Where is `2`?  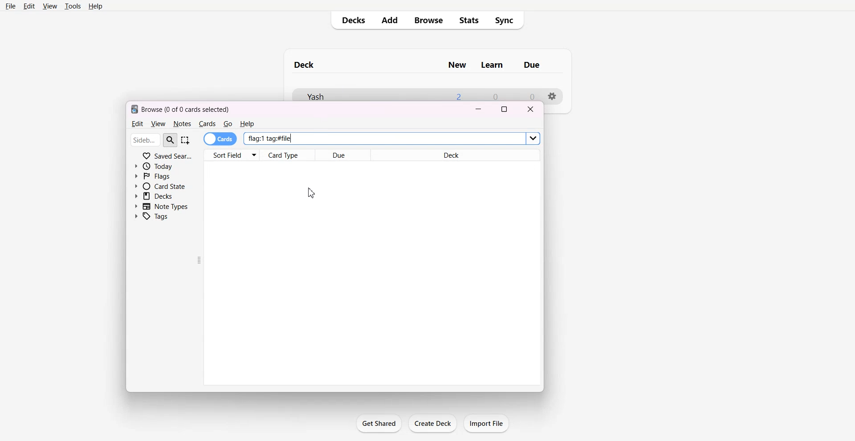 2 is located at coordinates (457, 94).